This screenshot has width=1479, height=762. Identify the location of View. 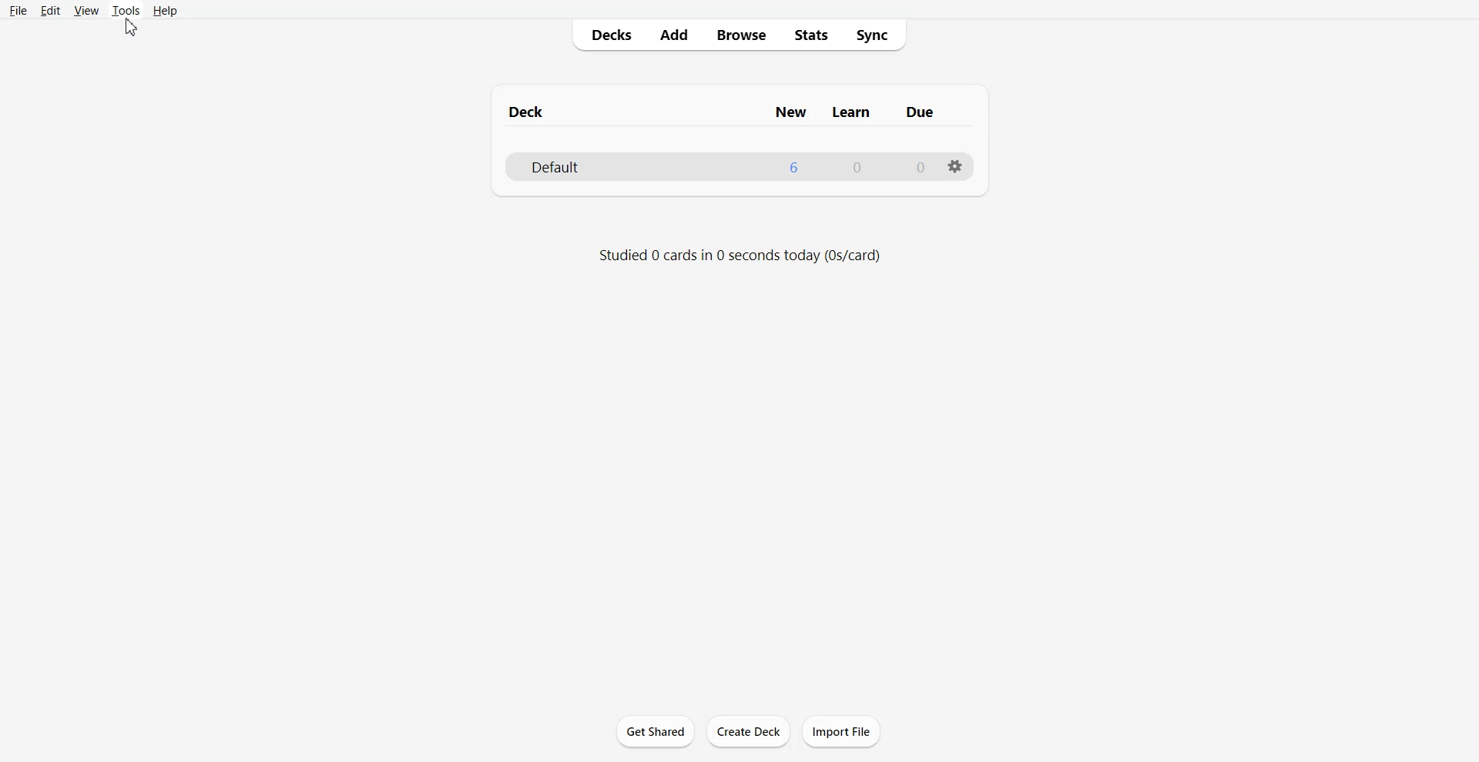
(86, 10).